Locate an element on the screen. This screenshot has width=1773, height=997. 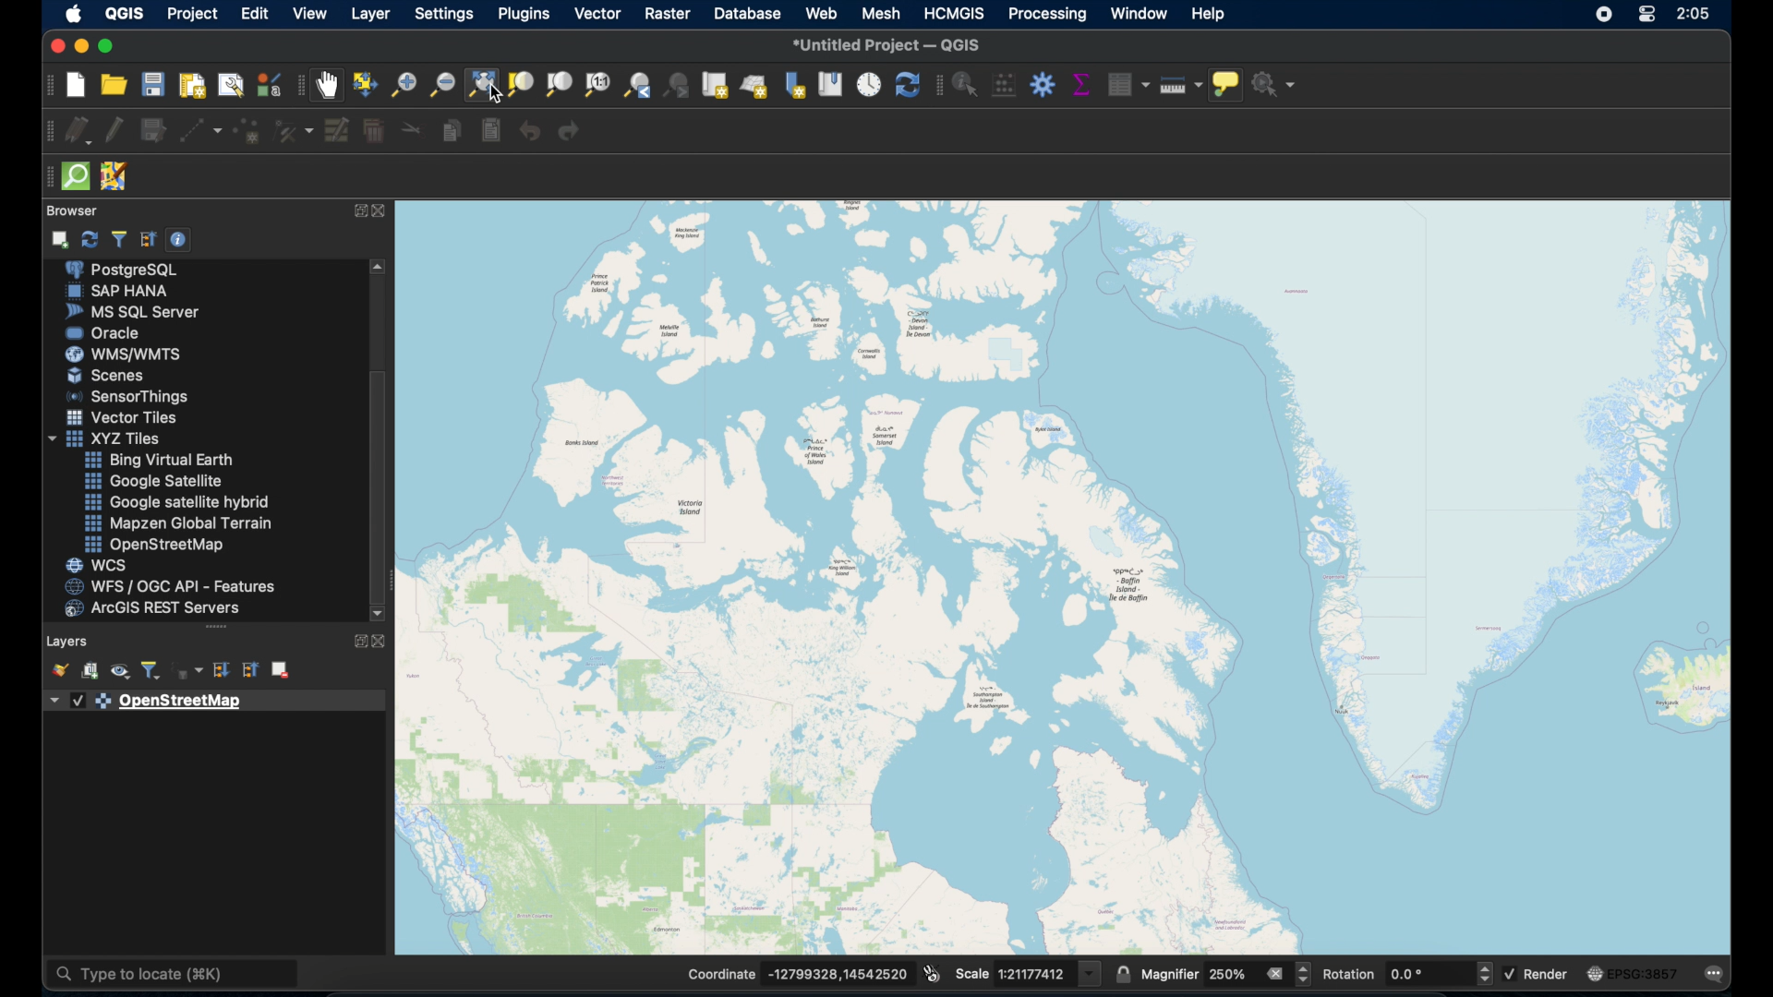
2:05 is located at coordinates (1695, 16).